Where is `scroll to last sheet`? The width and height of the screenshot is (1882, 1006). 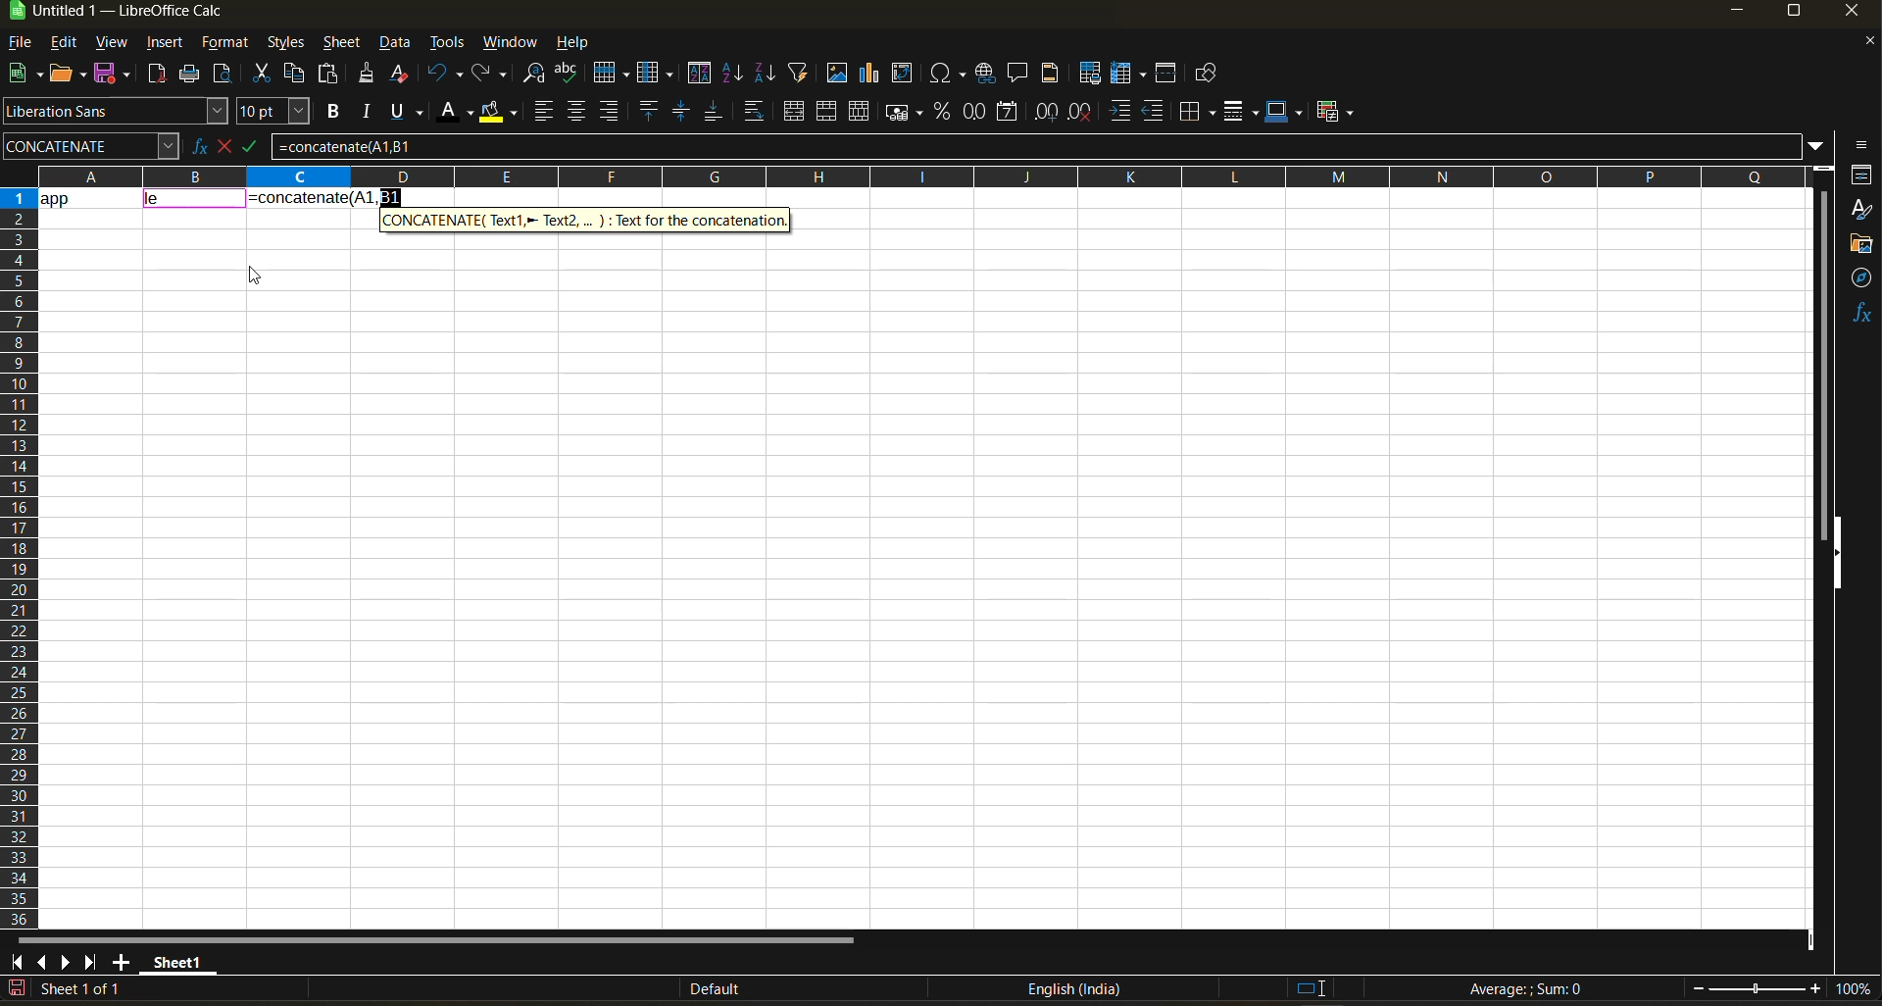 scroll to last sheet is located at coordinates (91, 962).